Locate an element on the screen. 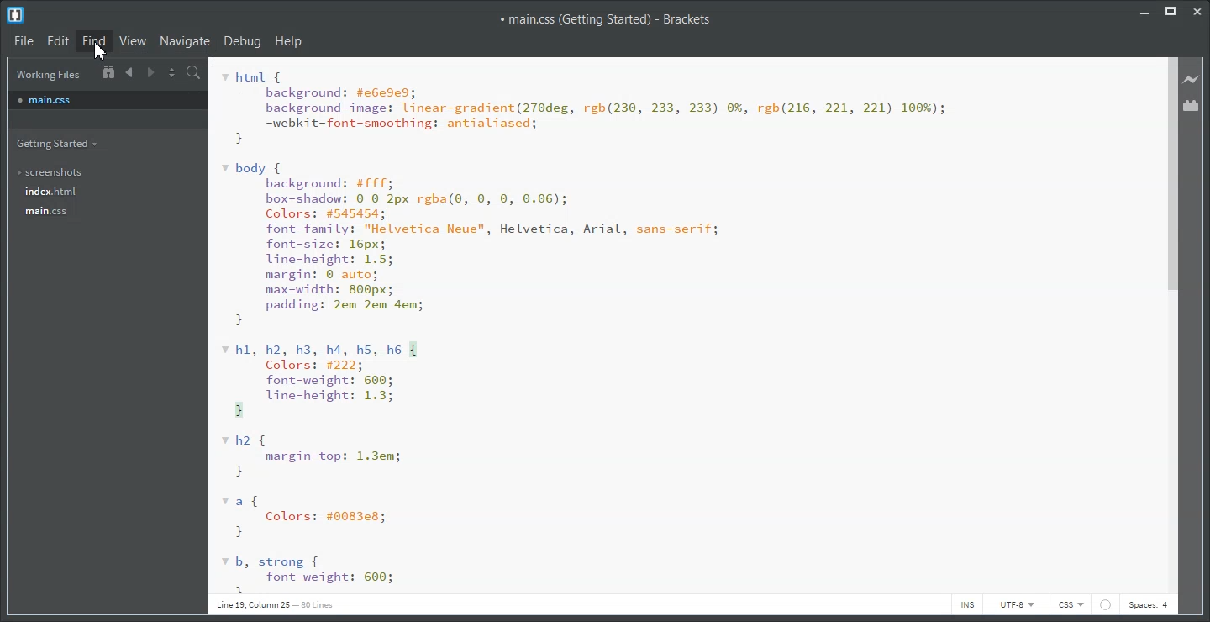  html {
background: #e6e9e9;
background-image: linear-gradient(270deg, rgh(230, 233, 233) 0%, rgh(216, 221, 221) 100%);
-webkit-font-smoothing: antialiased;

} is located at coordinates (584, 108).